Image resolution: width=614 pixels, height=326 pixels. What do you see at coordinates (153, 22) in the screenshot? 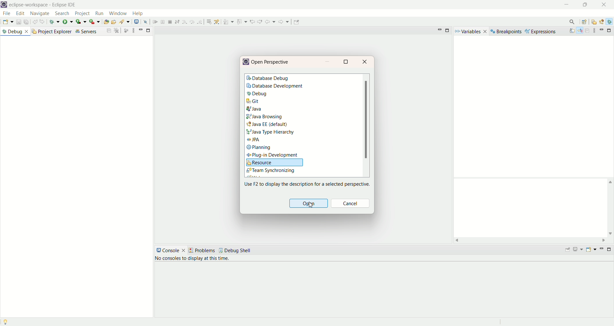
I see `search` at bounding box center [153, 22].